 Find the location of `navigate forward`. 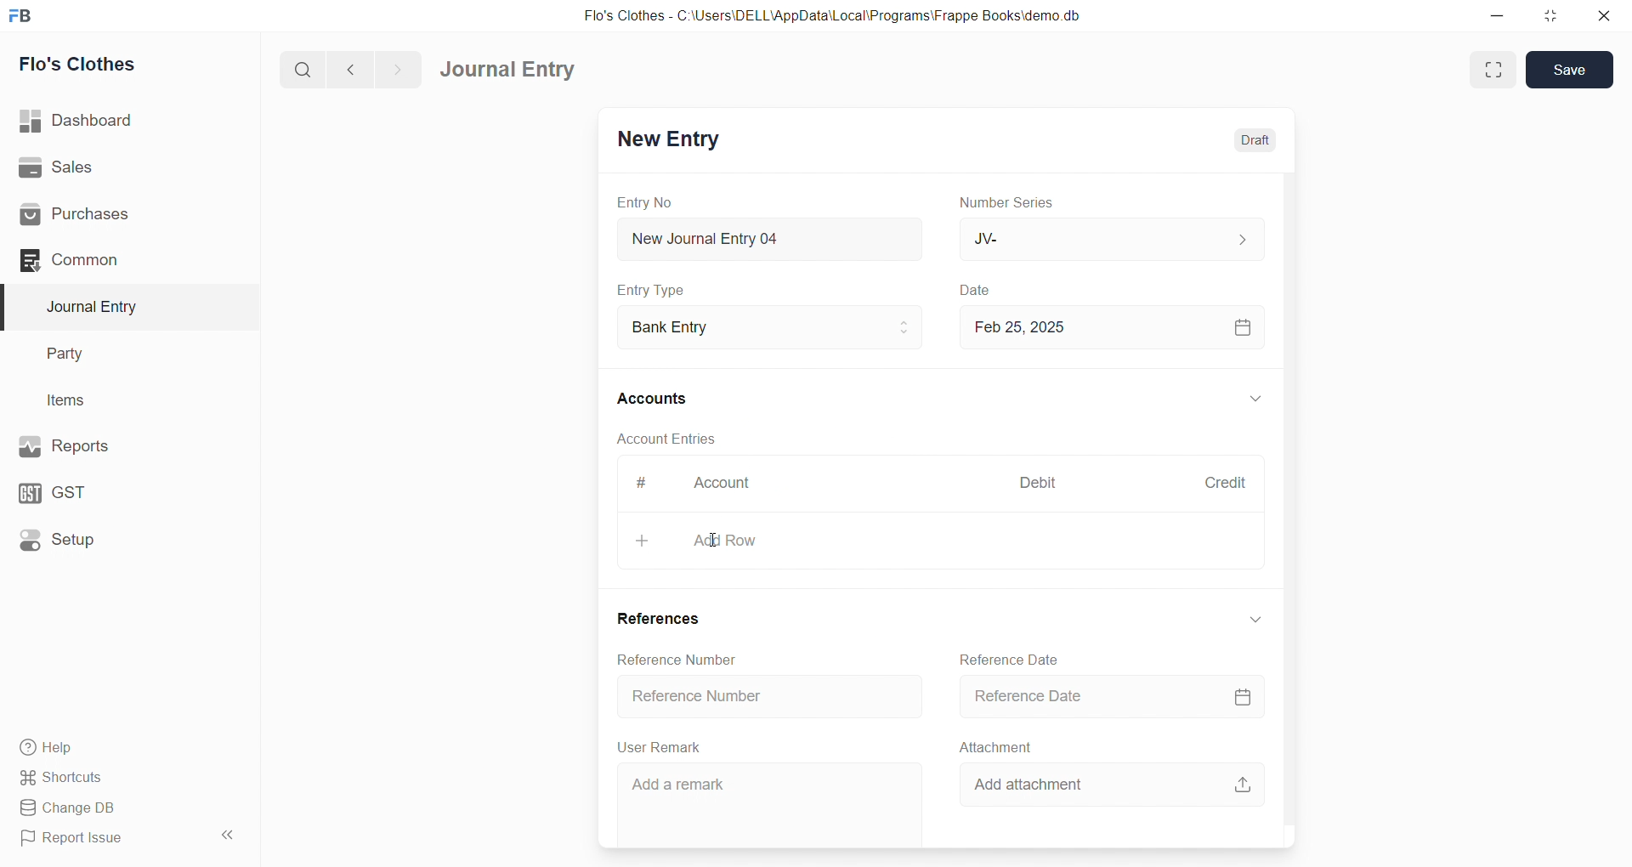

navigate forward is located at coordinates (397, 68).